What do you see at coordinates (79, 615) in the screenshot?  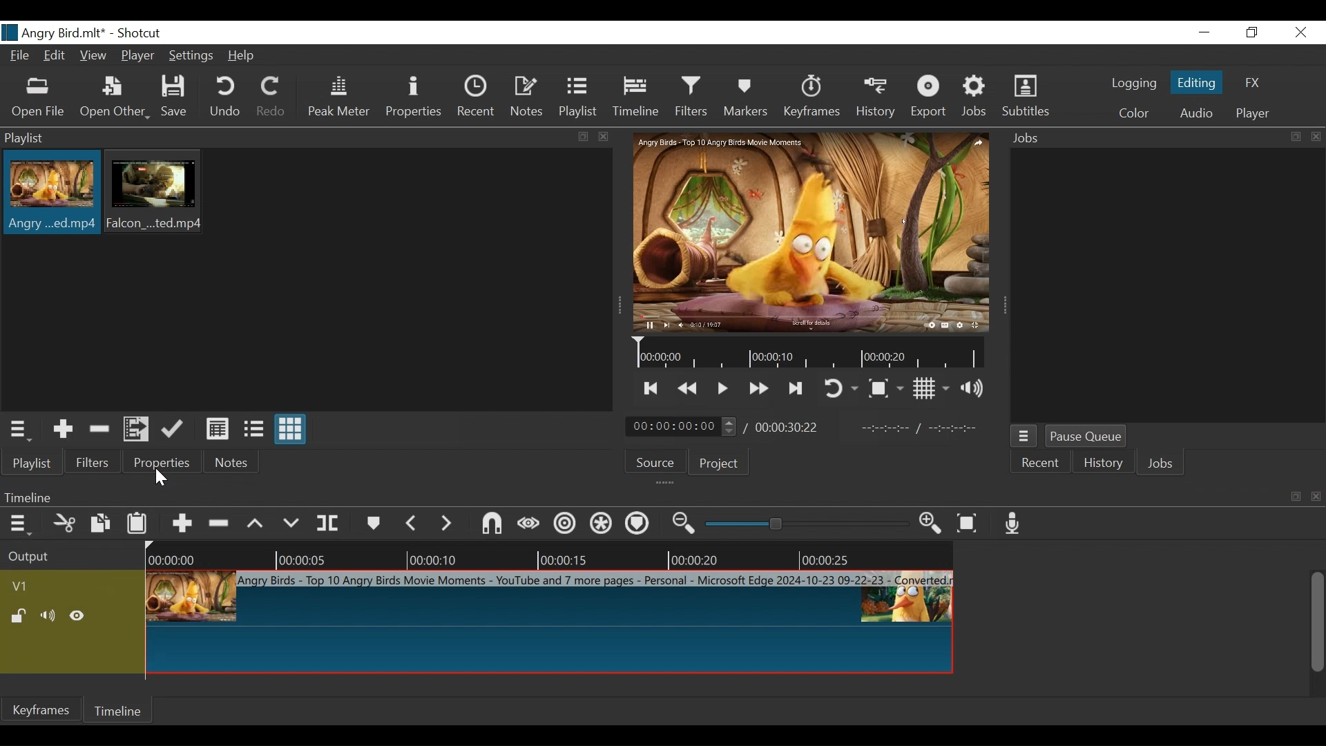 I see `Hide` at bounding box center [79, 615].